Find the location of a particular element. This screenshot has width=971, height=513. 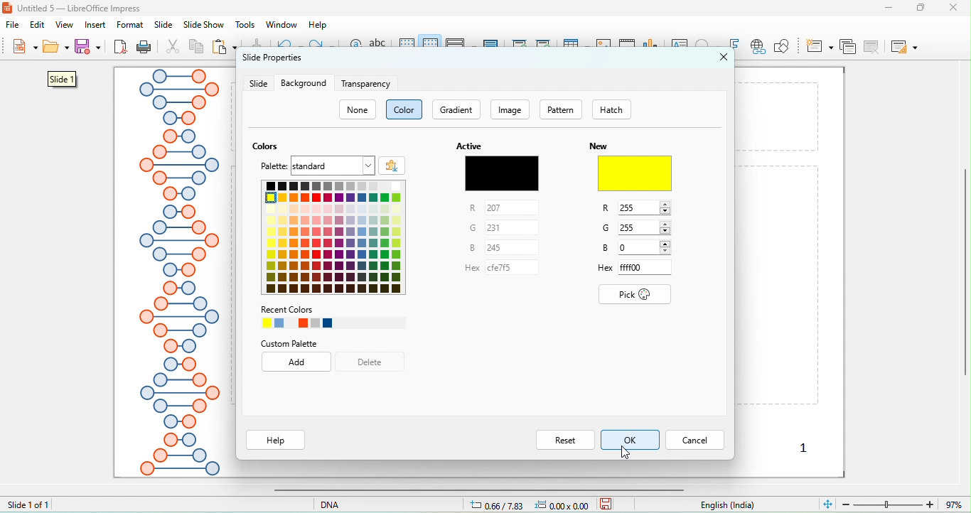

close is located at coordinates (724, 57).